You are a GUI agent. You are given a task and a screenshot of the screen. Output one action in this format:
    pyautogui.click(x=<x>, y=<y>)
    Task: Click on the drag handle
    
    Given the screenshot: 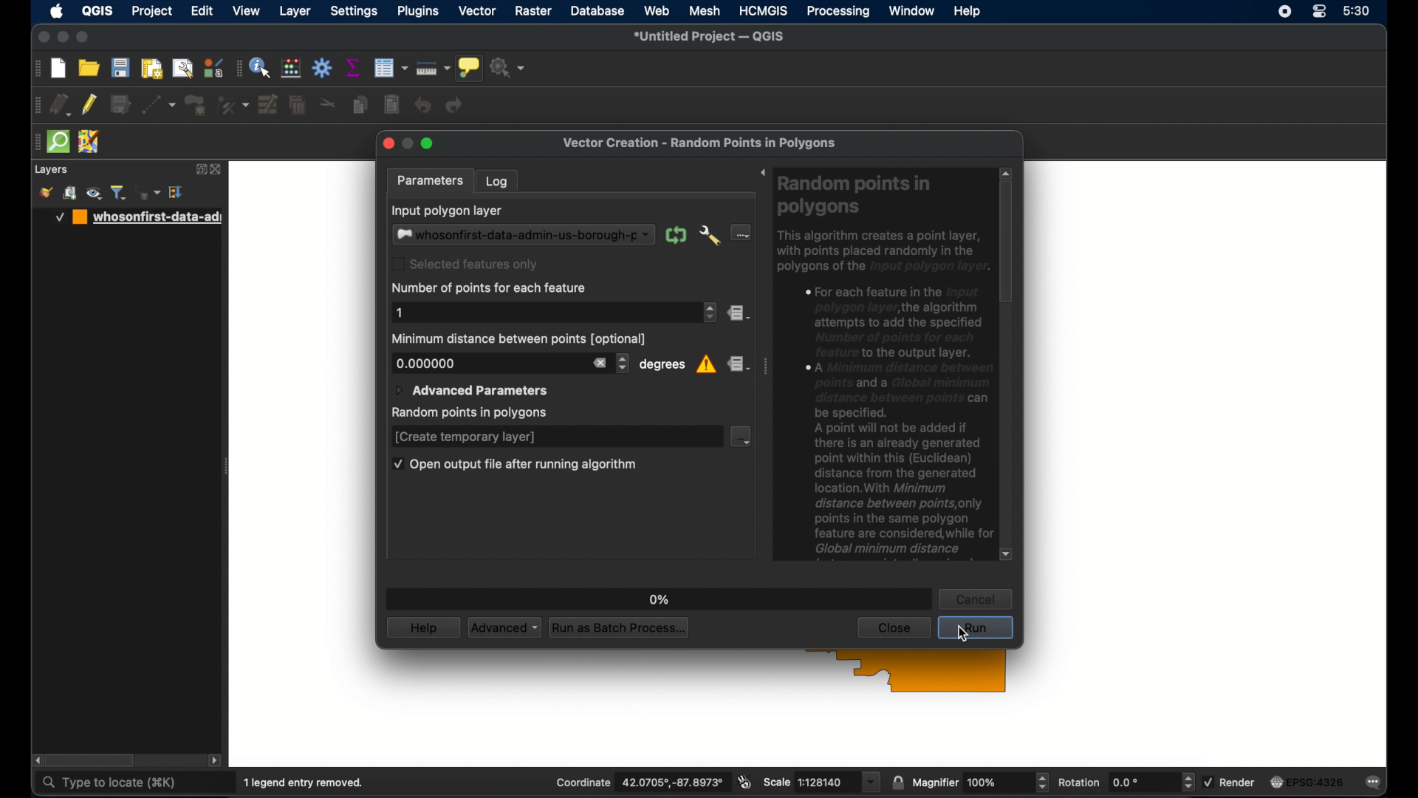 What is the action you would take?
    pyautogui.click(x=35, y=142)
    